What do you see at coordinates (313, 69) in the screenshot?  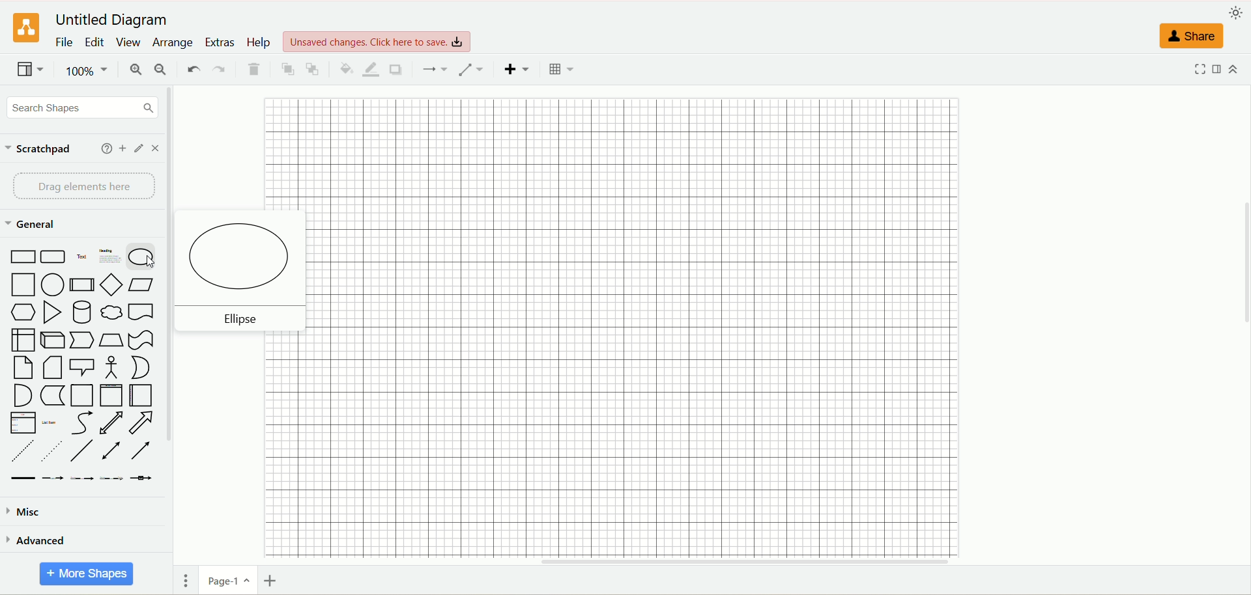 I see `to back` at bounding box center [313, 69].